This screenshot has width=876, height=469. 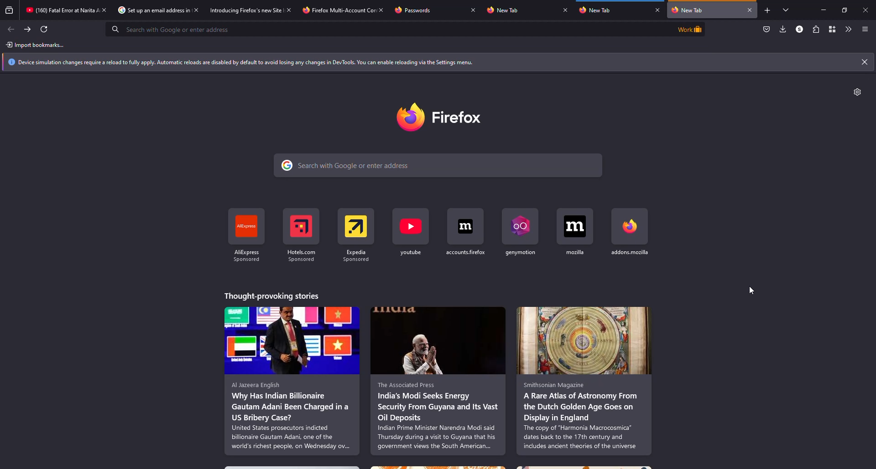 I want to click on Text, so click(x=272, y=296).